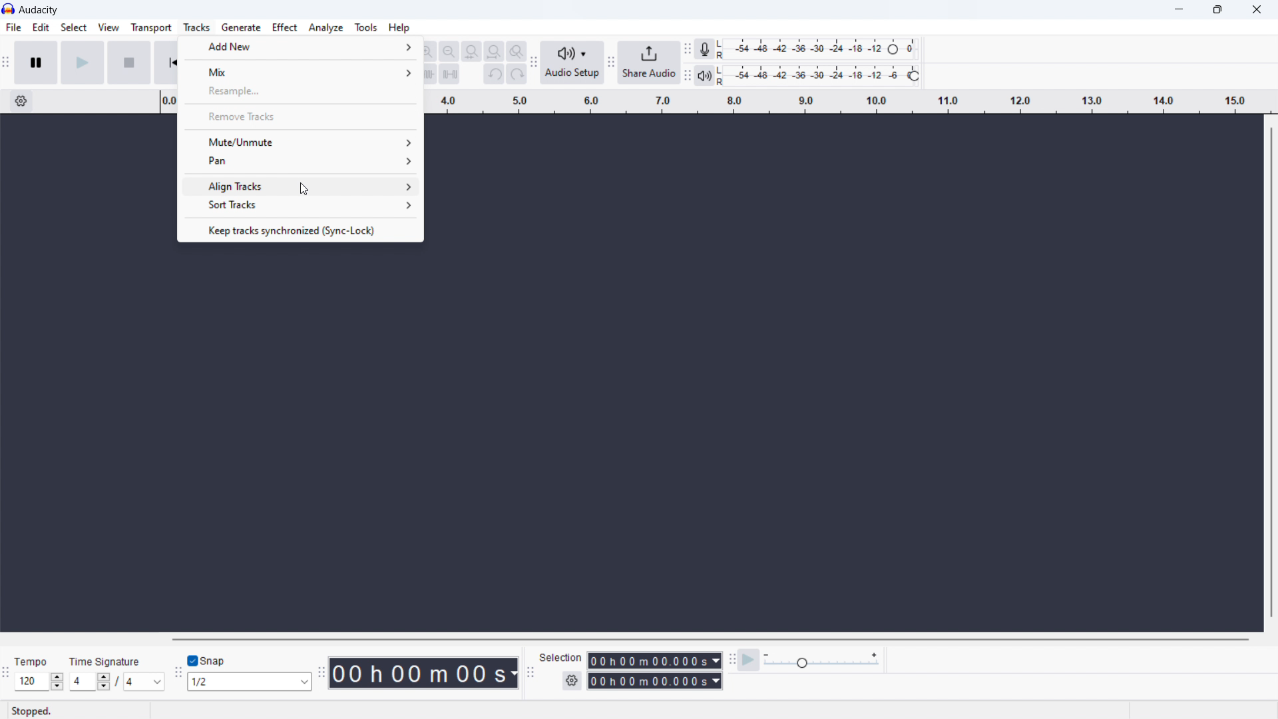 The image size is (1278, 719). I want to click on play, so click(82, 62).